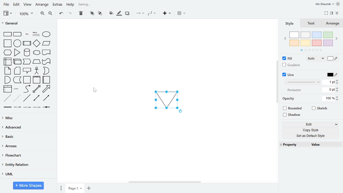 The width and height of the screenshot is (343, 193). Describe the element at coordinates (47, 34) in the screenshot. I see `ellipse` at that location.